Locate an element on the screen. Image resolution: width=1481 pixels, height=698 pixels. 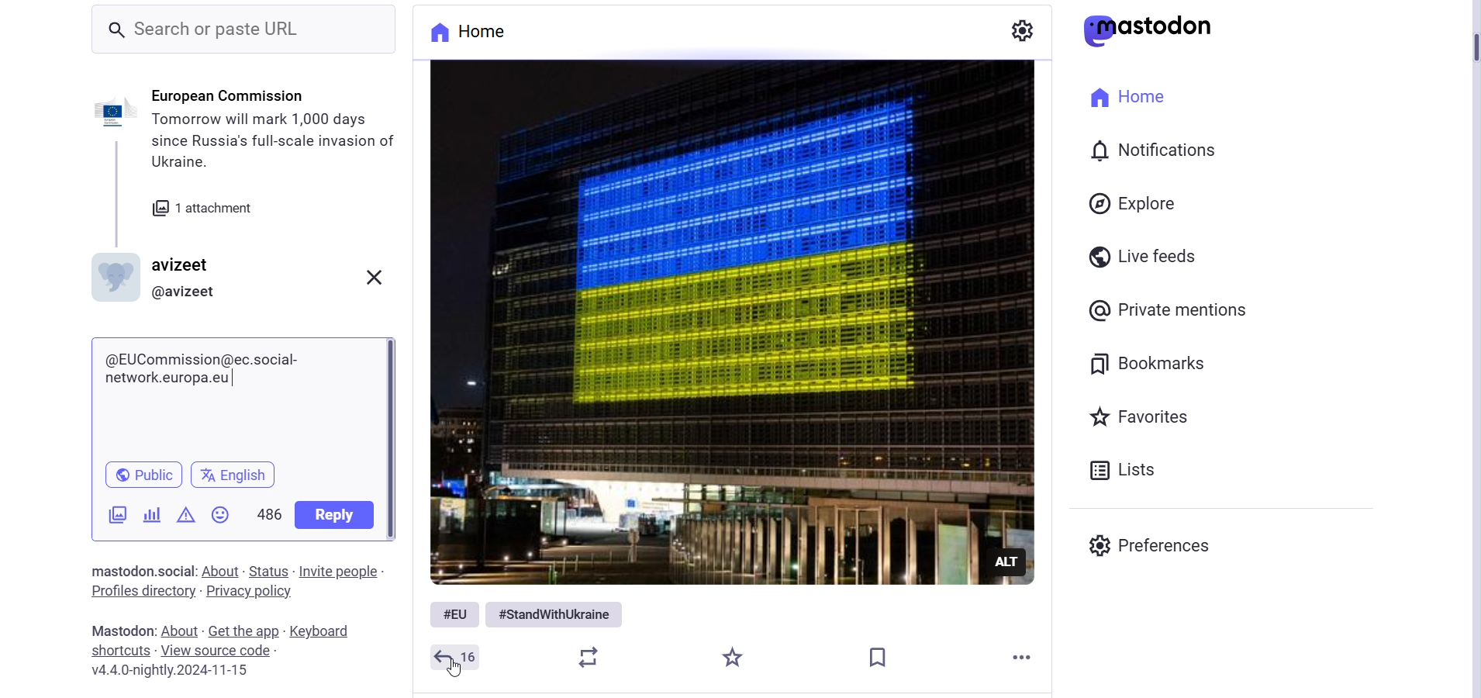
Bookmark is located at coordinates (879, 654).